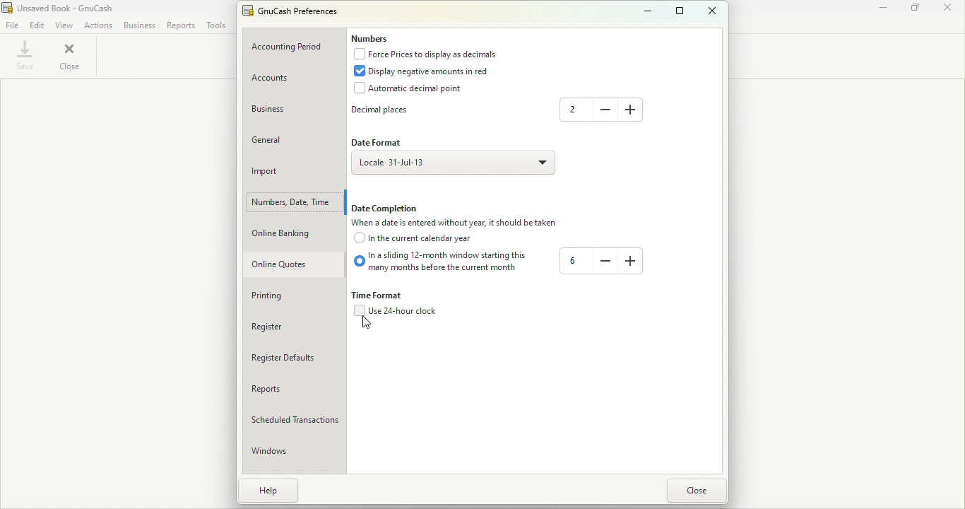  Describe the element at coordinates (286, 296) in the screenshot. I see `Printing` at that location.